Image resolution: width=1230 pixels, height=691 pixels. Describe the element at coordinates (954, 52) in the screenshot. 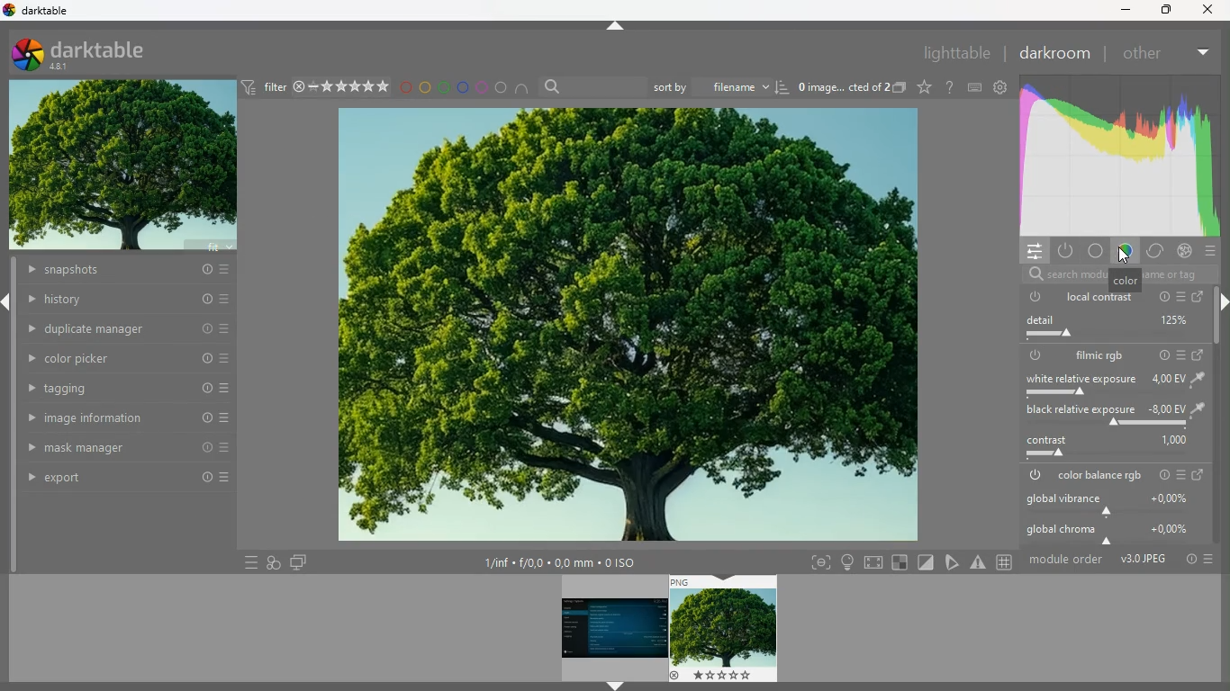

I see `lighttable` at that location.